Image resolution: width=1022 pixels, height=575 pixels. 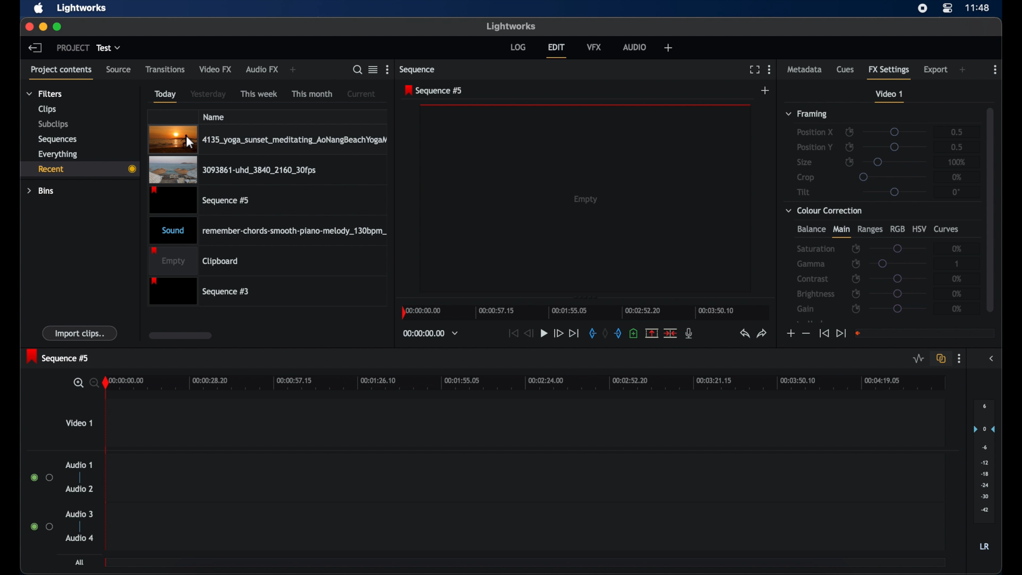 What do you see at coordinates (619, 333) in the screenshot?
I see `out mark` at bounding box center [619, 333].